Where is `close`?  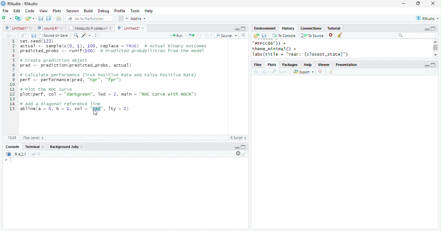 close is located at coordinates (433, 3).